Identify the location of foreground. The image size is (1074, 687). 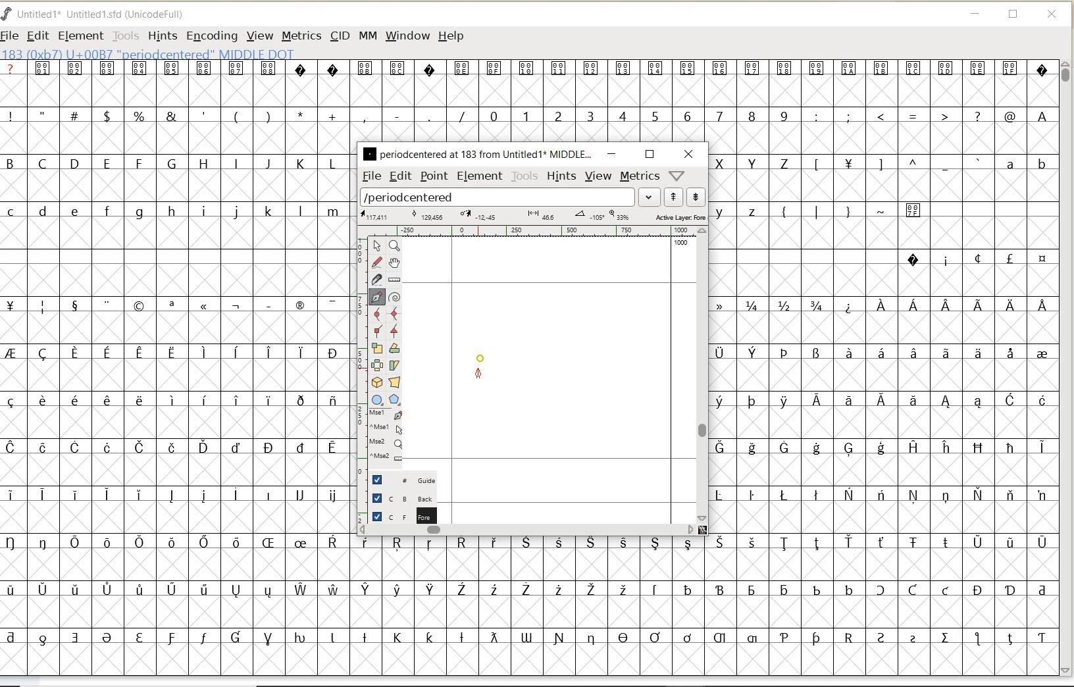
(399, 515).